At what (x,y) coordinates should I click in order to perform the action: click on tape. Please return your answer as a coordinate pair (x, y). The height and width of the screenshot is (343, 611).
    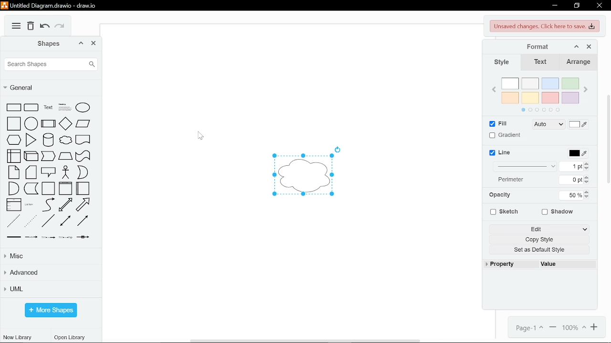
    Looking at the image, I should click on (83, 156).